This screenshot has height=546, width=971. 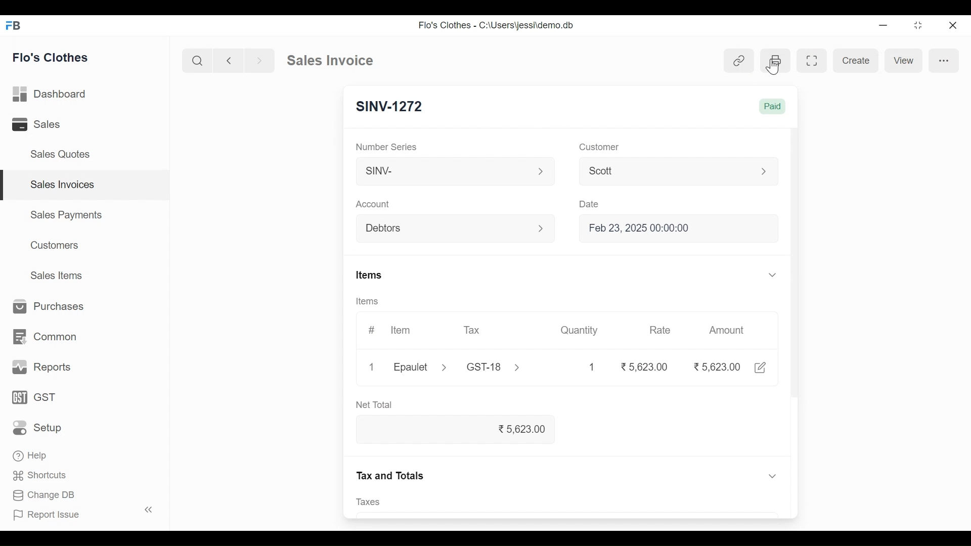 I want to click on Customer, so click(x=601, y=147).